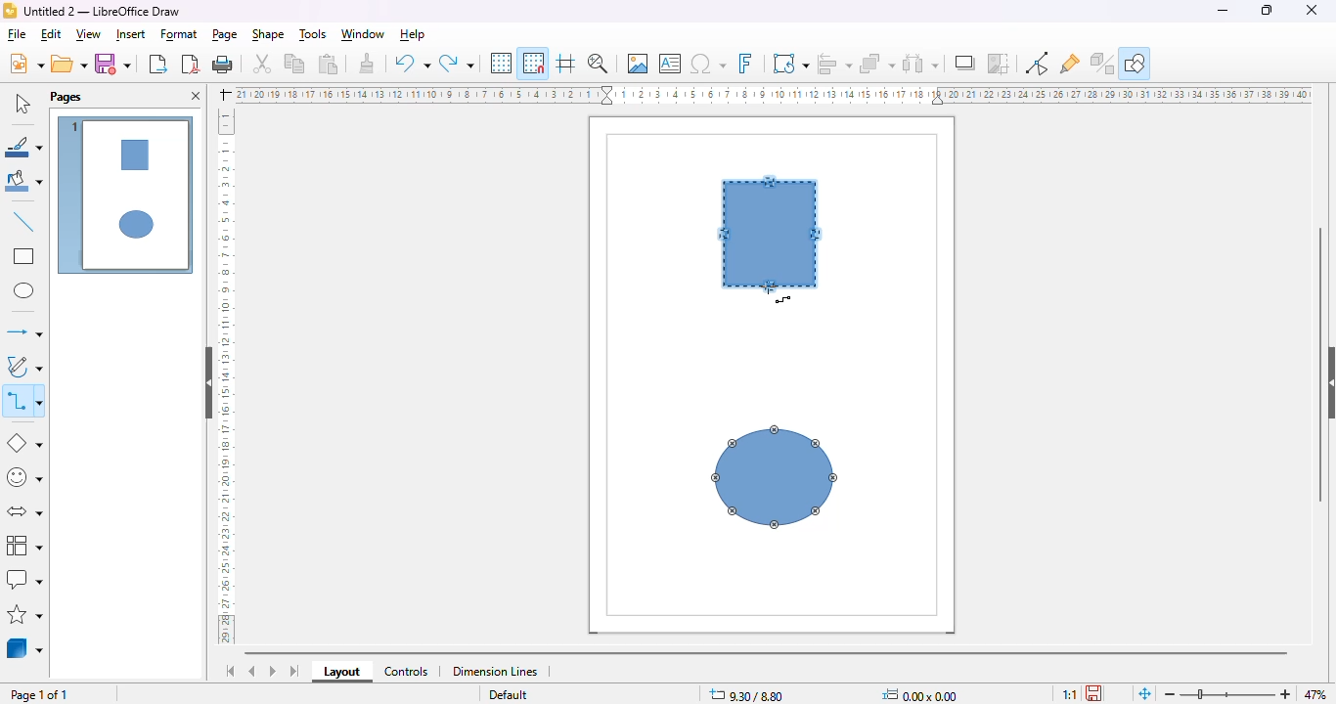 Image resolution: width=1336 pixels, height=704 pixels. What do you see at coordinates (1282, 694) in the screenshot?
I see `zoom in` at bounding box center [1282, 694].